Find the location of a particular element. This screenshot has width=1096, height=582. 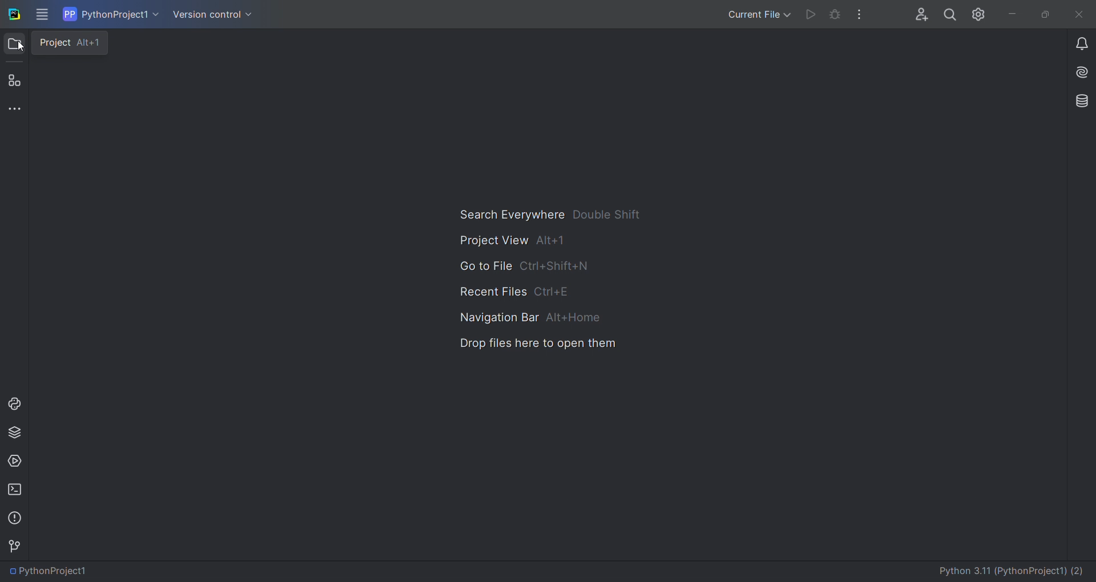

problems is located at coordinates (14, 518).